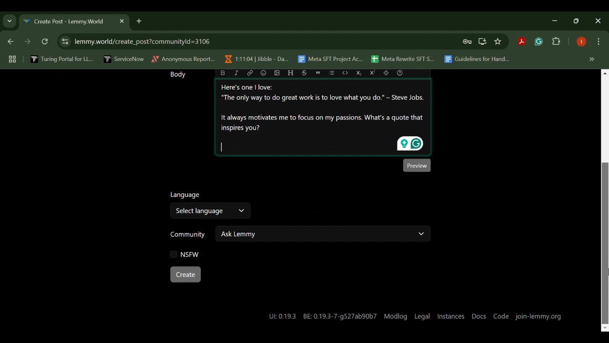 This screenshot has width=609, height=343. What do you see at coordinates (538, 42) in the screenshot?
I see `Grammarly Extension` at bounding box center [538, 42].